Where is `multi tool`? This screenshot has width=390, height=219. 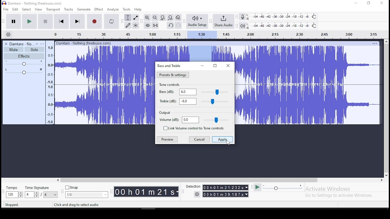 multi tool is located at coordinates (136, 25).